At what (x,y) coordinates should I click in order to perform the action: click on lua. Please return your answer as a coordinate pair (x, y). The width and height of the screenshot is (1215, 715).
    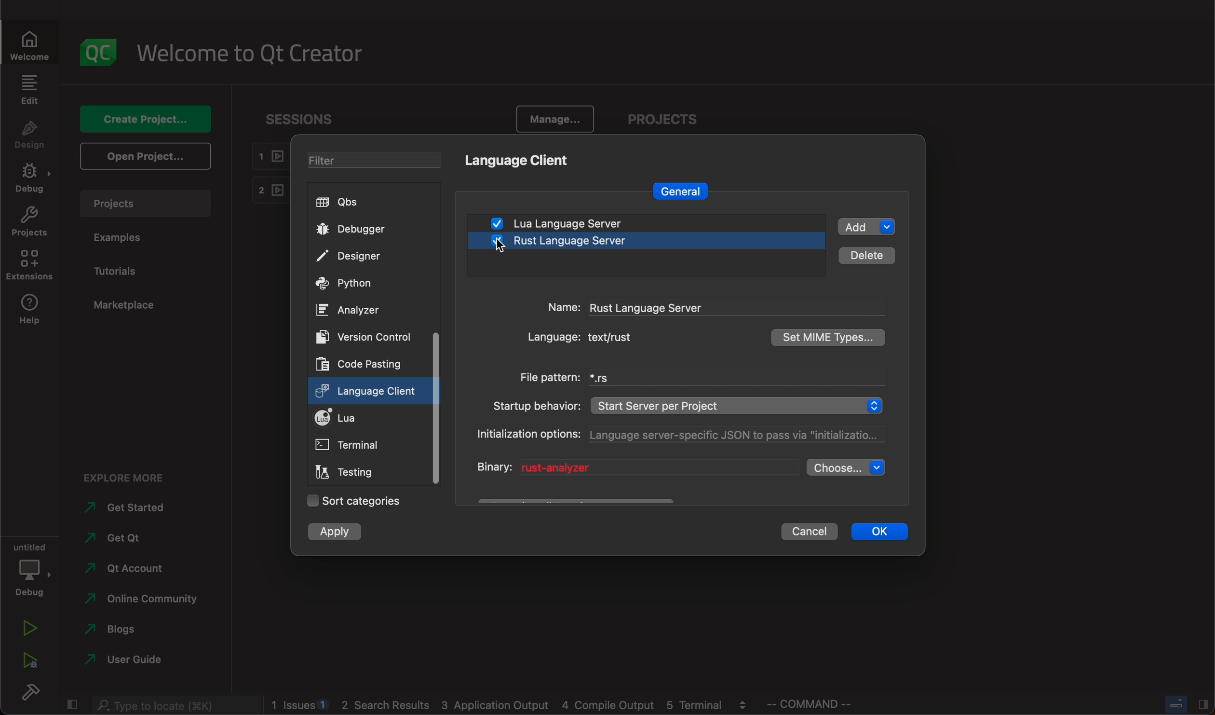
    Looking at the image, I should click on (346, 417).